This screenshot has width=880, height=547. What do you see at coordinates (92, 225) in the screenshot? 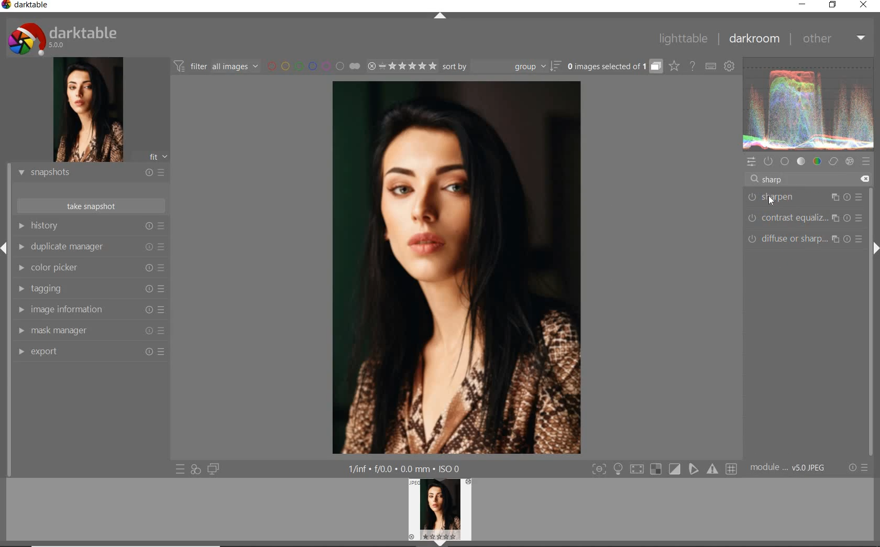
I see `history` at bounding box center [92, 225].